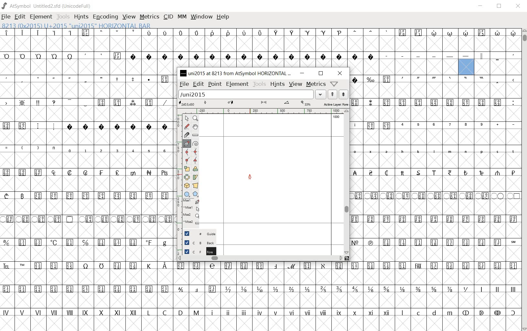 Image resolution: width=527 pixels, height=331 pixels. What do you see at coordinates (202, 17) in the screenshot?
I see `WINDOW` at bounding box center [202, 17].